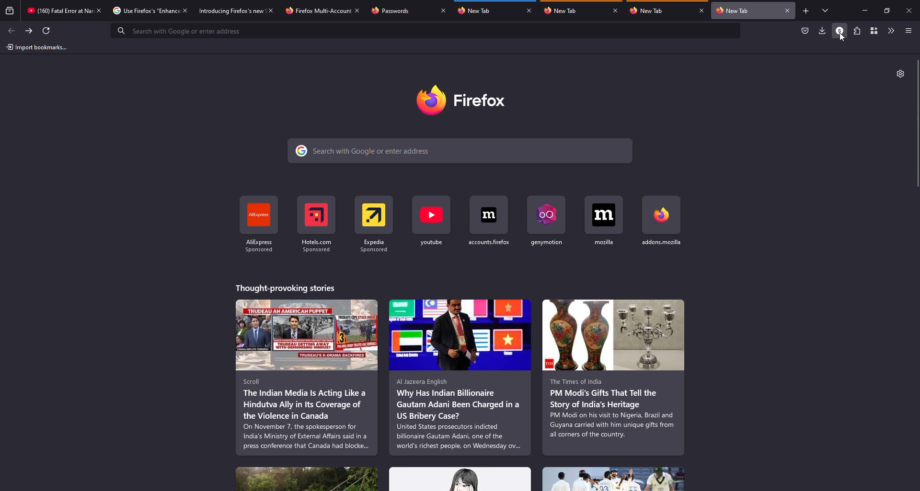 This screenshot has height=491, width=920. What do you see at coordinates (308, 477) in the screenshot?
I see `stories` at bounding box center [308, 477].